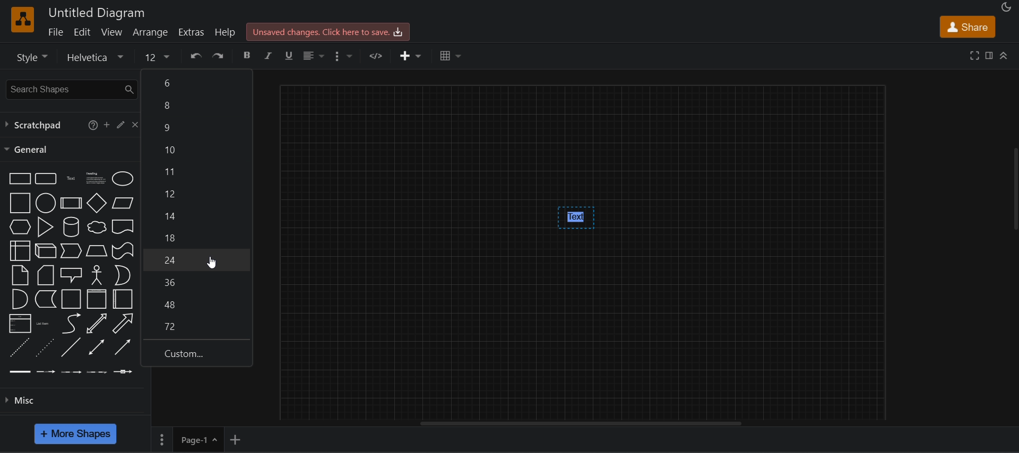 The width and height of the screenshot is (1019, 453). What do you see at coordinates (72, 324) in the screenshot?
I see `Curve` at bounding box center [72, 324].